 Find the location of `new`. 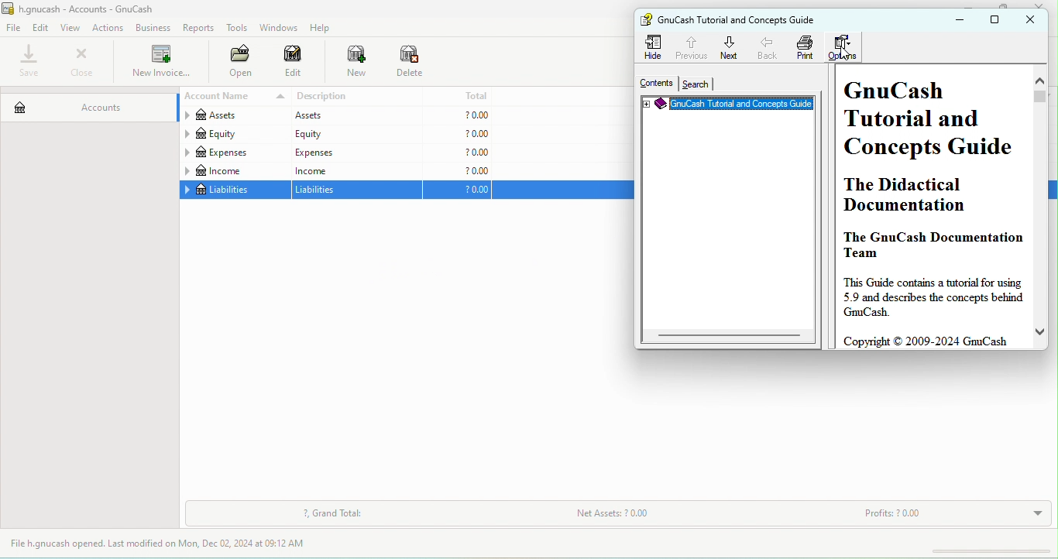

new is located at coordinates (349, 63).